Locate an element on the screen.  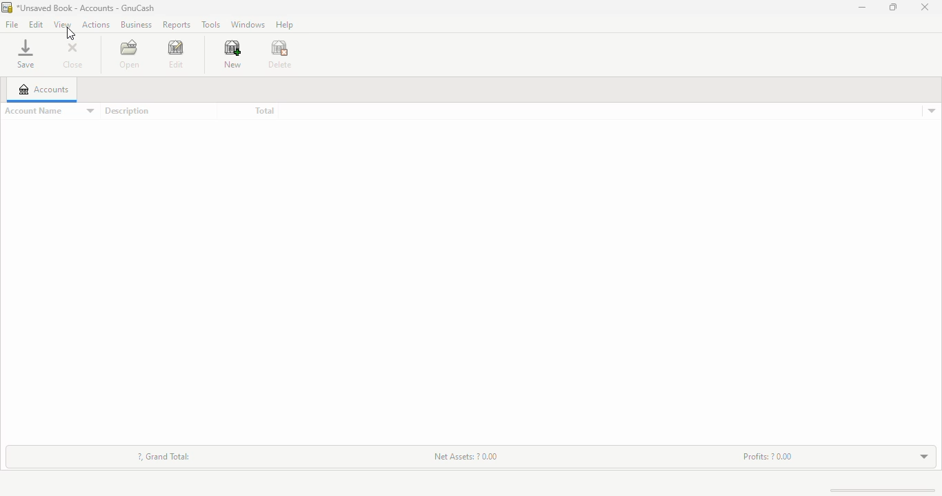
maximize is located at coordinates (893, 7).